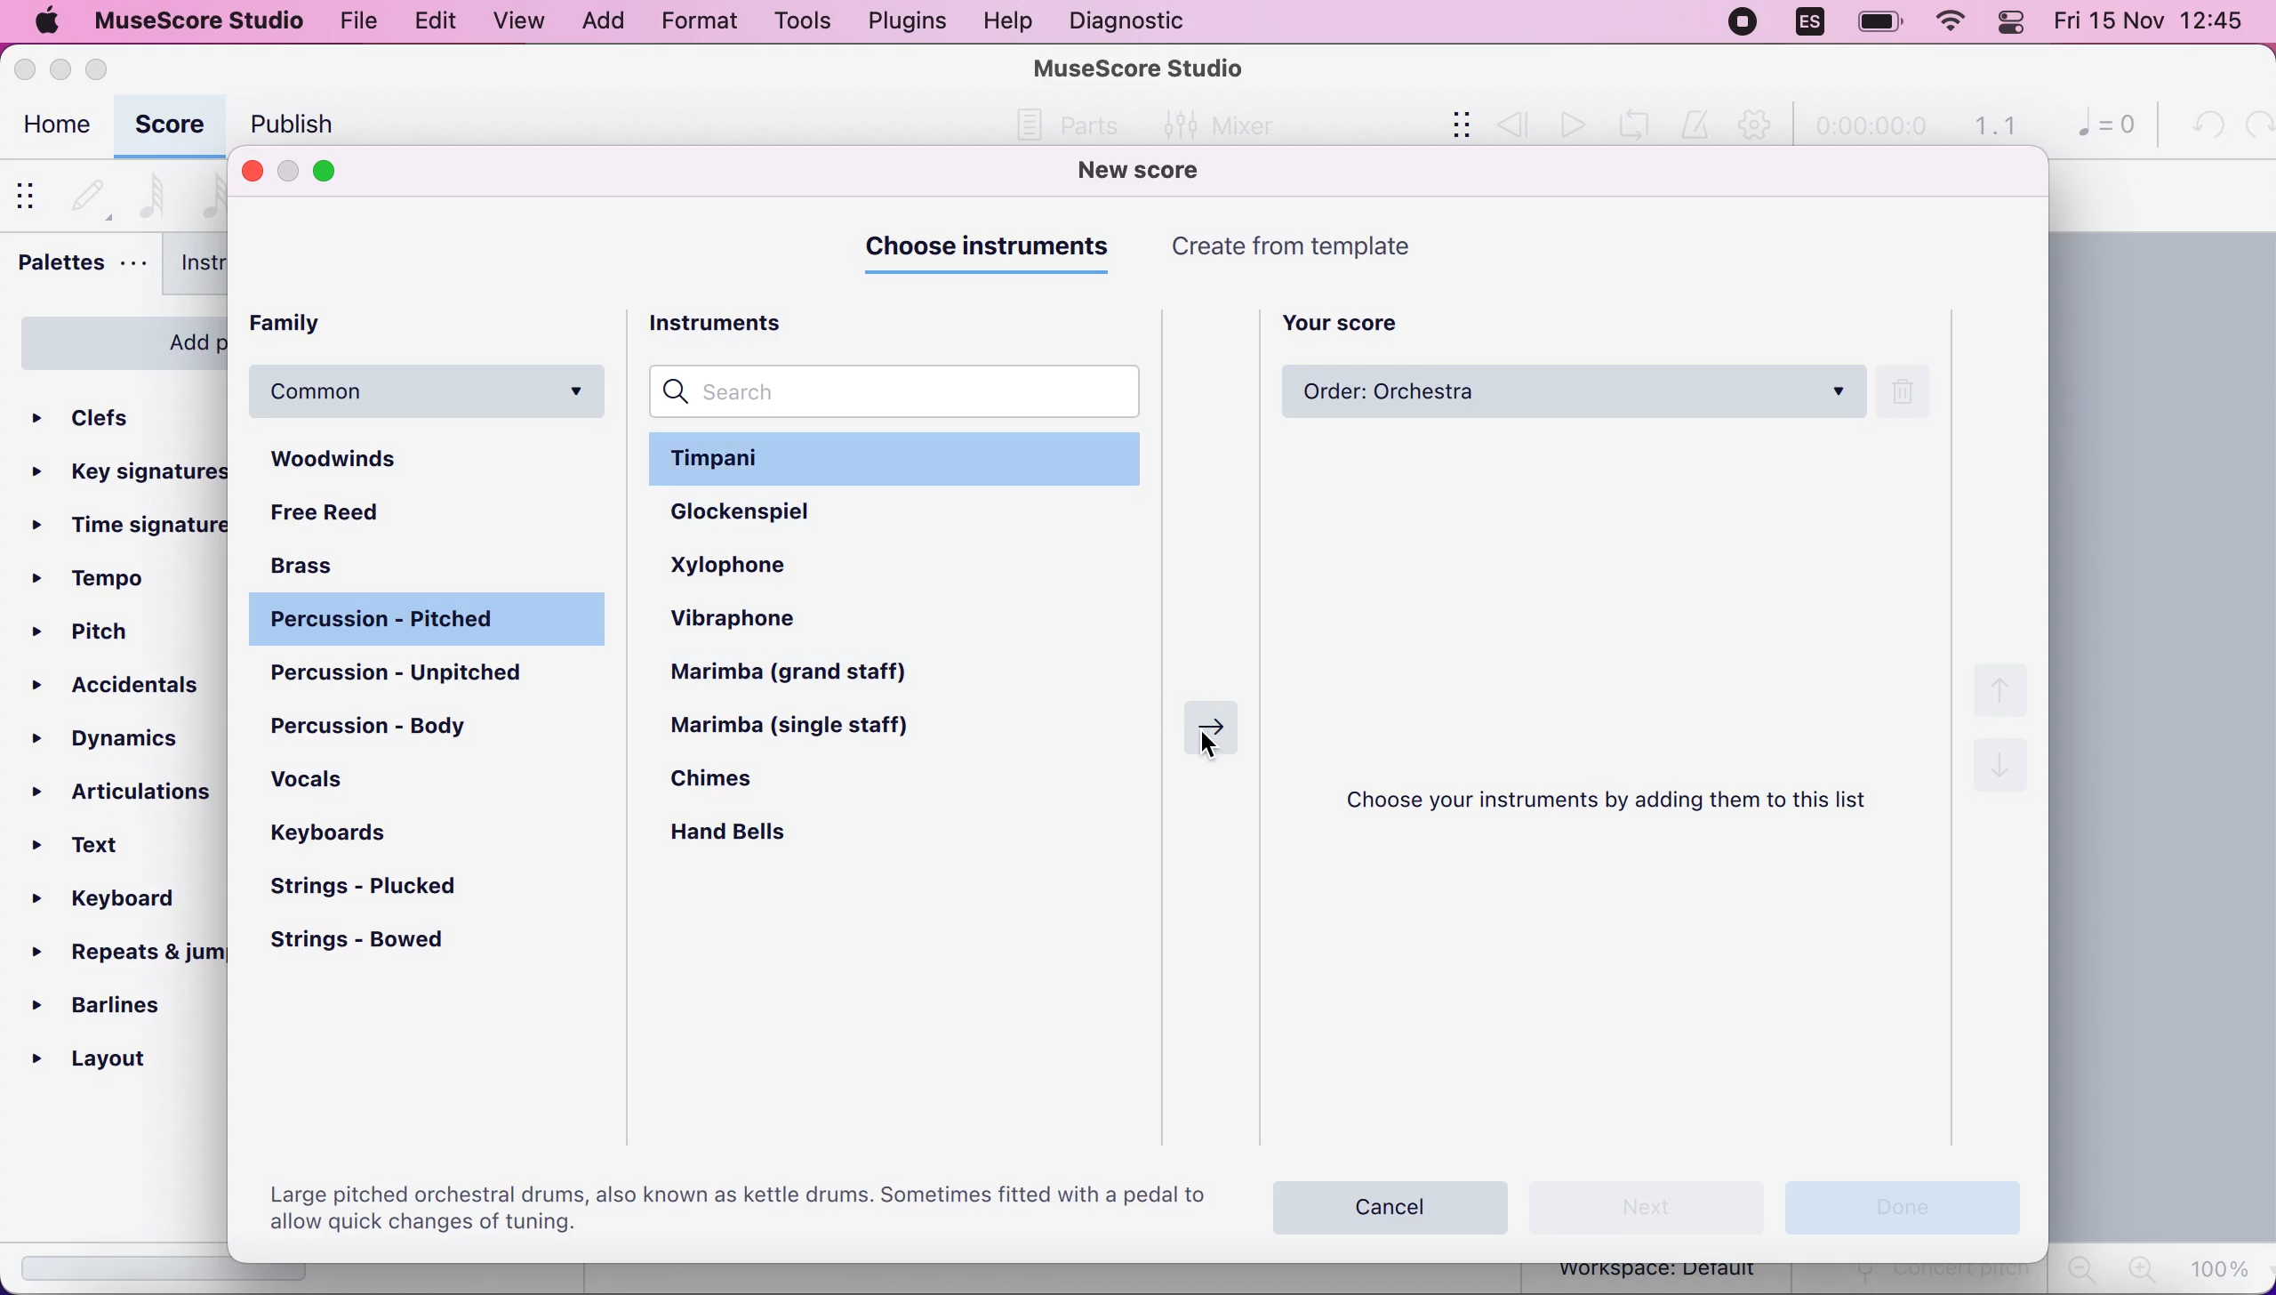 Image resolution: width=2276 pixels, height=1295 pixels. I want to click on musescore studio, so click(201, 20).